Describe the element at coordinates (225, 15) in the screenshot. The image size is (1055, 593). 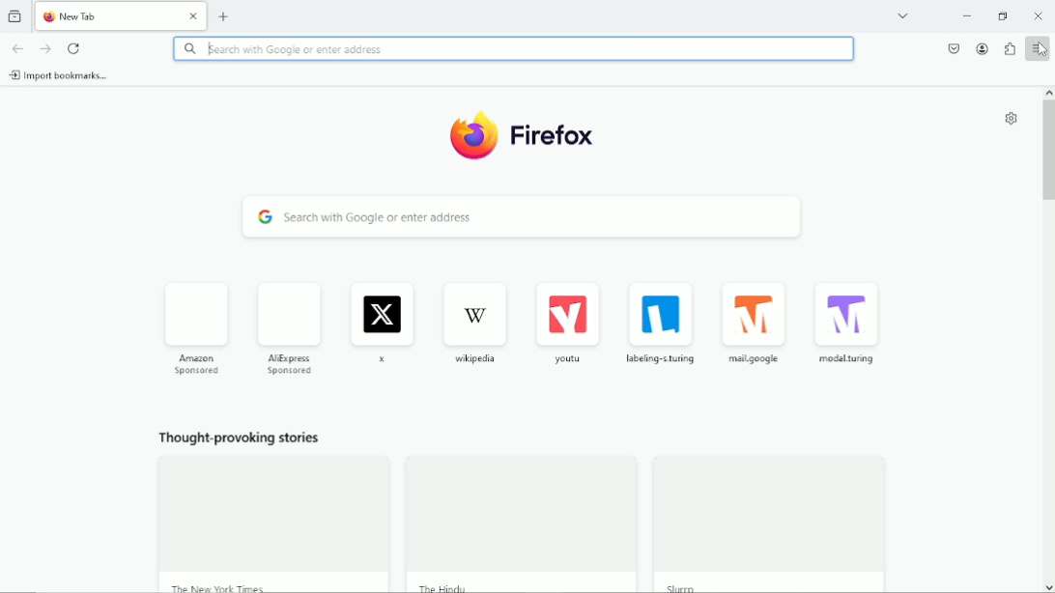
I see `New tab` at that location.